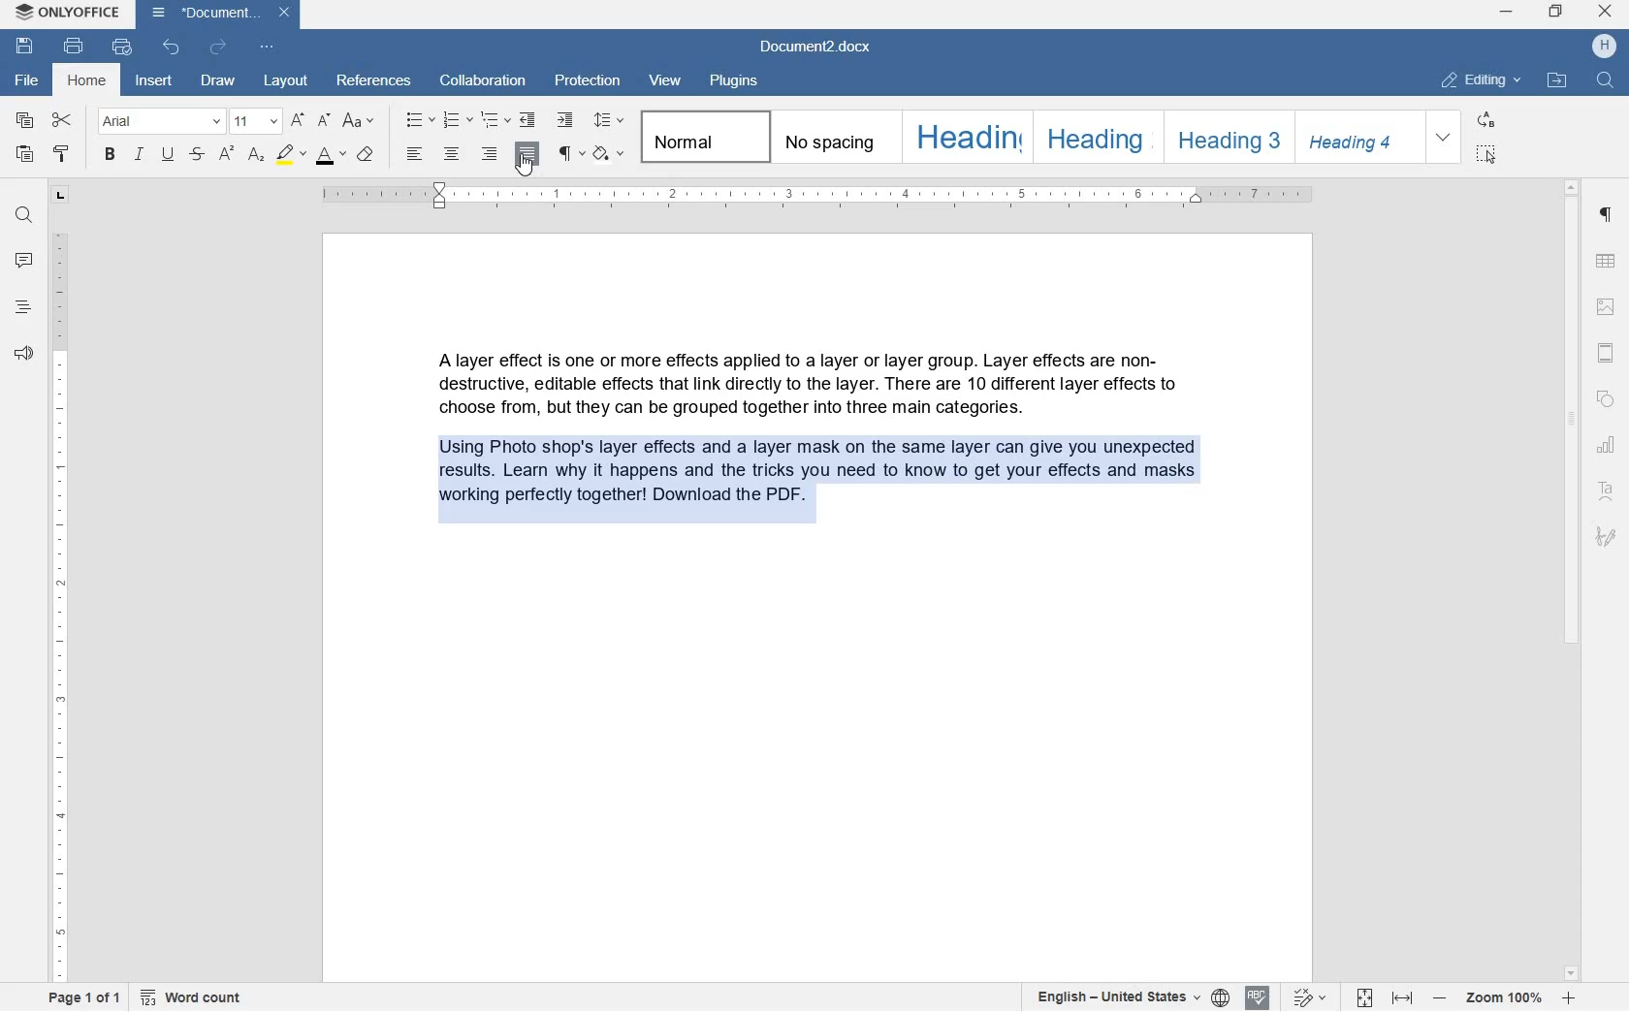  What do you see at coordinates (90, 82) in the screenshot?
I see `HOME` at bounding box center [90, 82].